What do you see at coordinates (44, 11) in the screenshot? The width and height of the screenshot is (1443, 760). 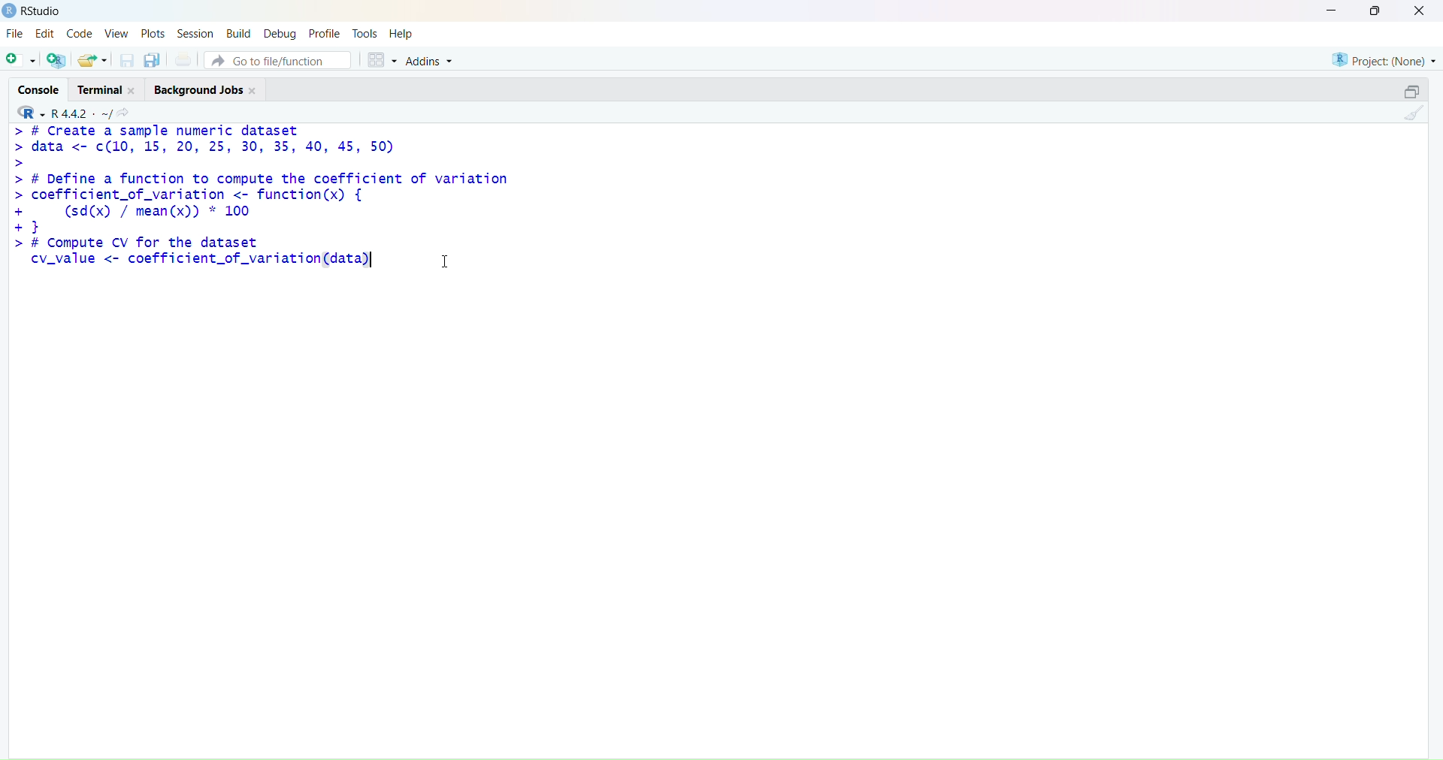 I see `RStudio` at bounding box center [44, 11].